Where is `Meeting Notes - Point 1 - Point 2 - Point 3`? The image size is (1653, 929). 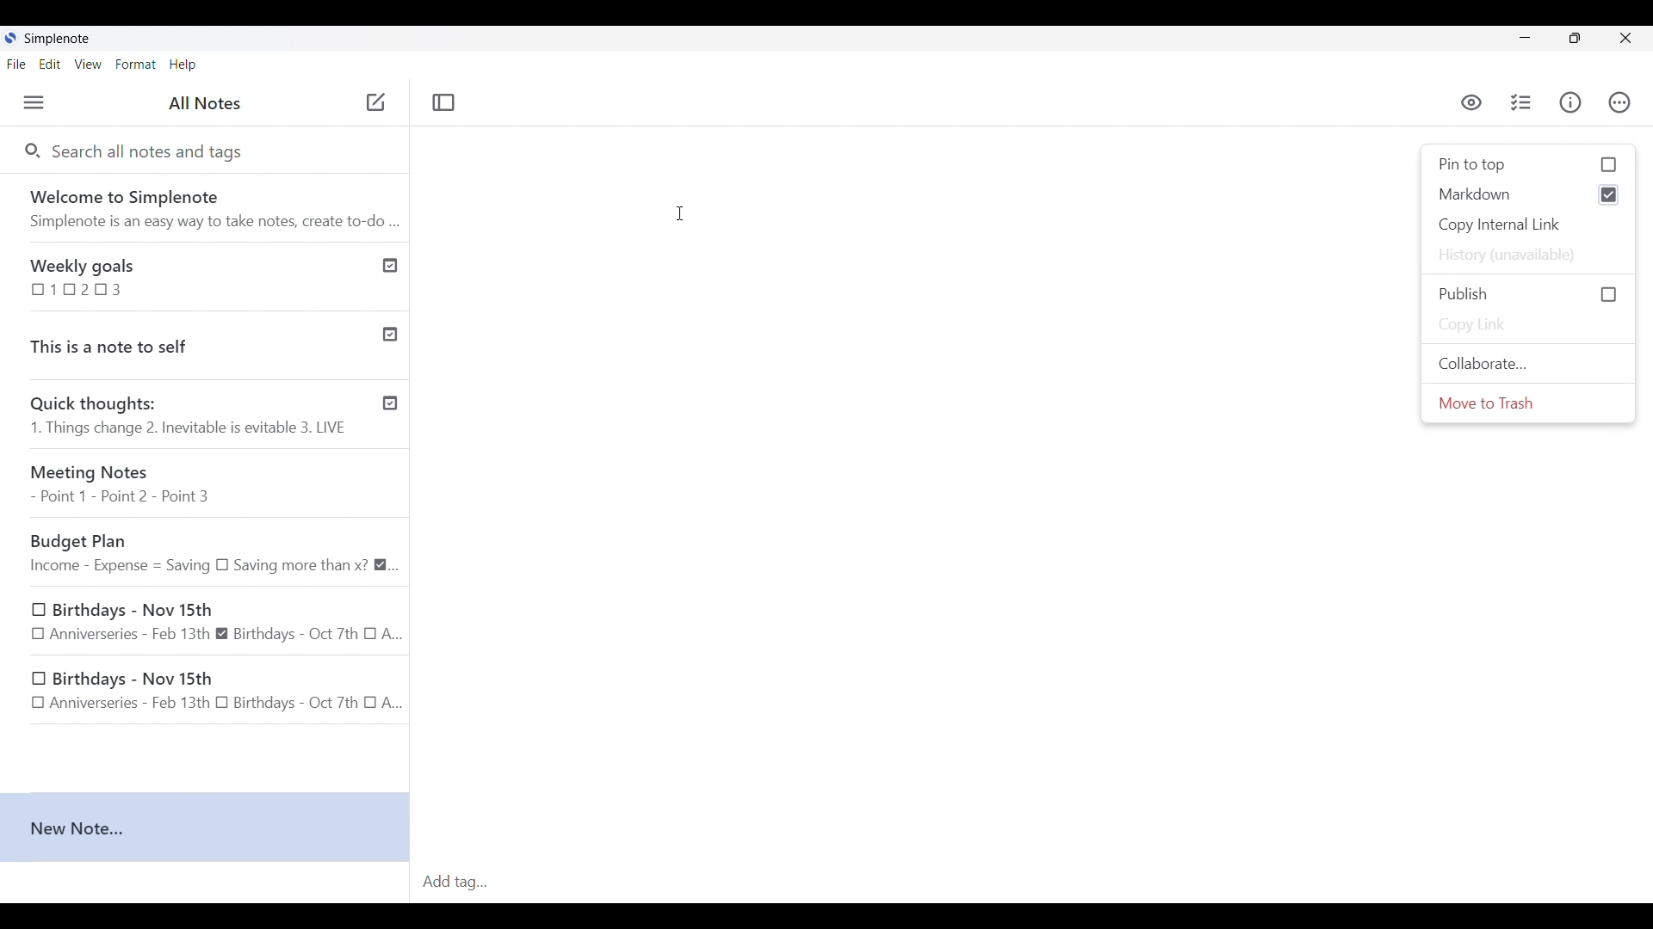 Meeting Notes - Point 1 - Point 2 - Point 3 is located at coordinates (211, 485).